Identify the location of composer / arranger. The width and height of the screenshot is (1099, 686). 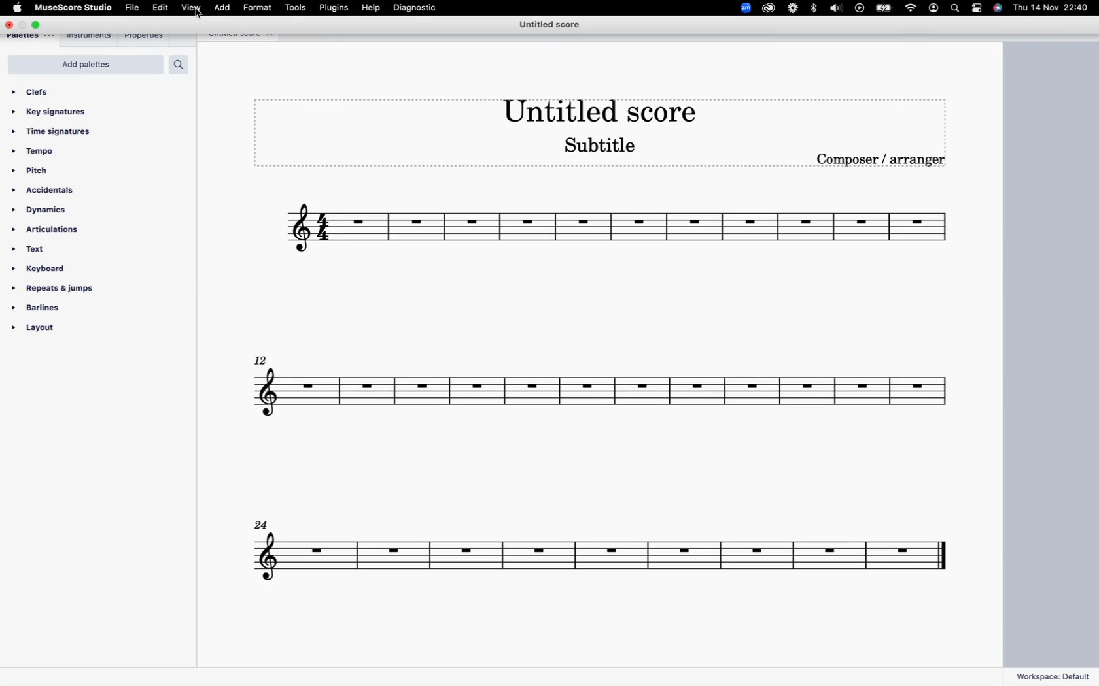
(884, 163).